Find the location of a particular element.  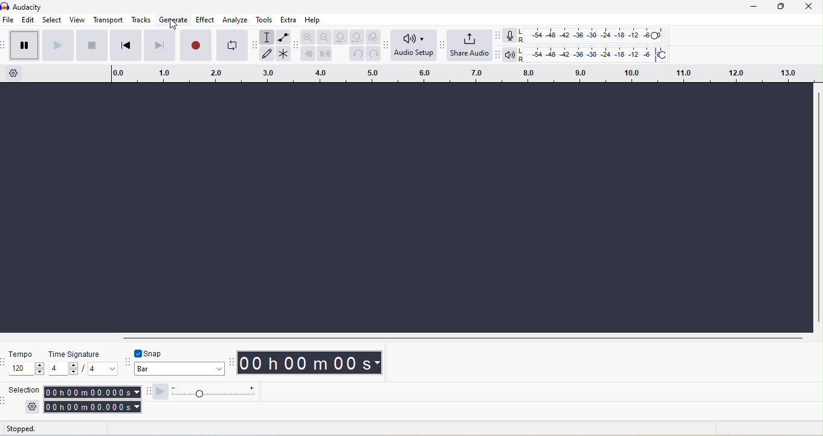

00 h 00 m 00 s is located at coordinates (312, 364).